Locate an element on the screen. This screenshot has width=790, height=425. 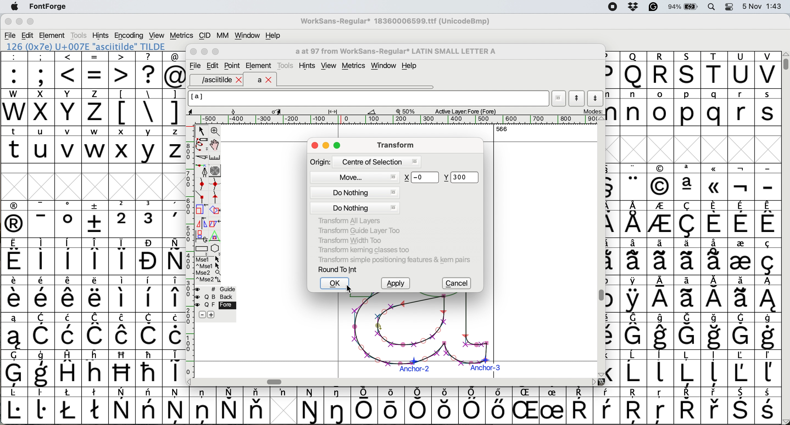
control center is located at coordinates (731, 6).